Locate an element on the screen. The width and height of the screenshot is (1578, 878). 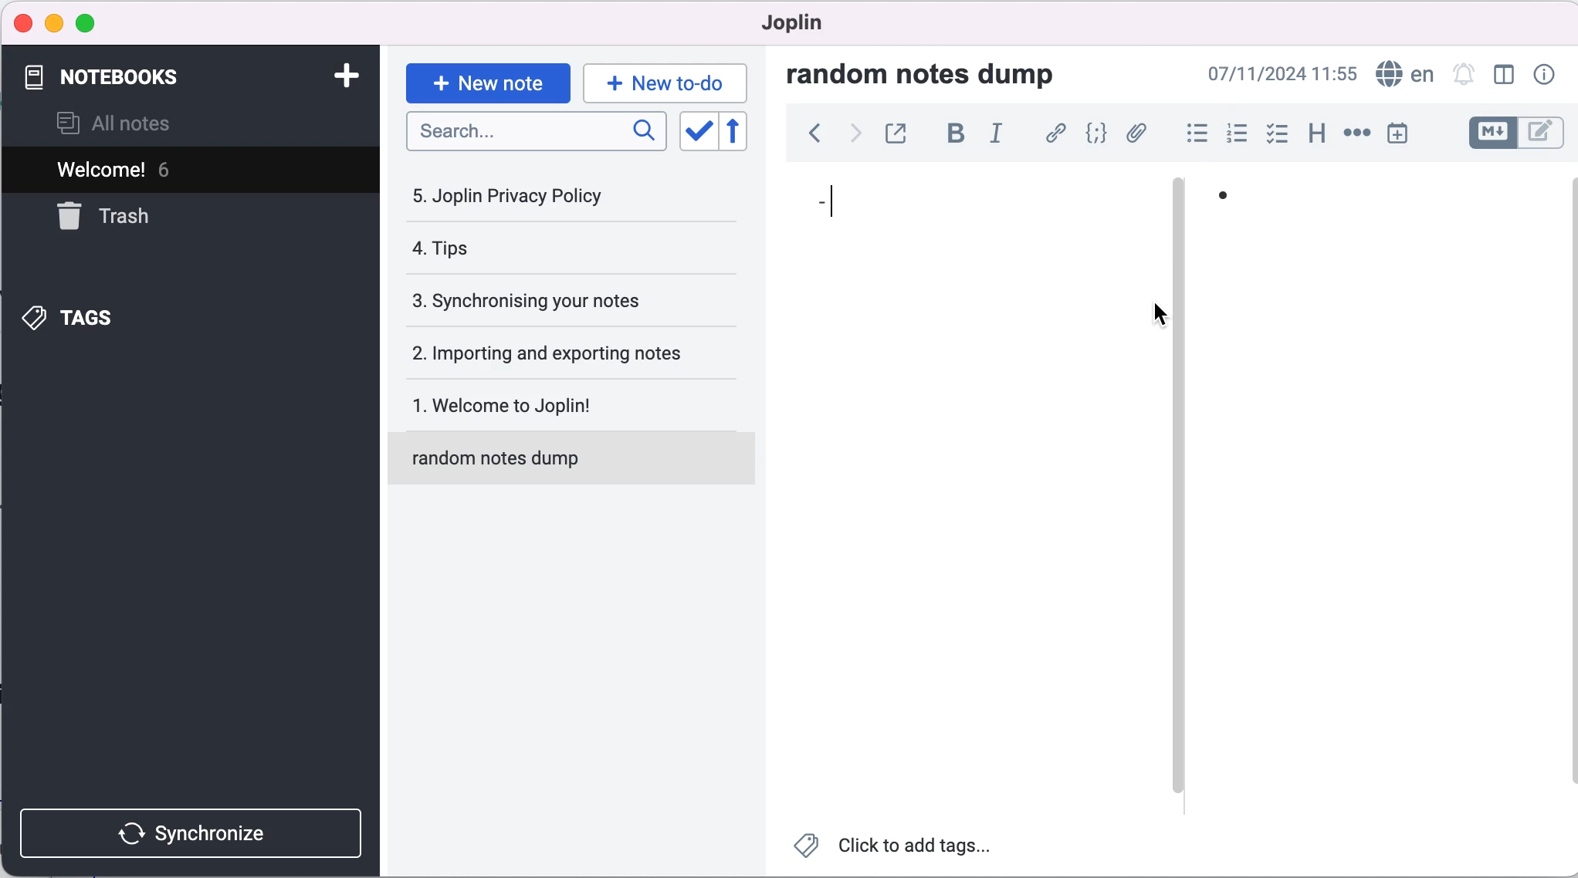
notebooks is located at coordinates (152, 78).